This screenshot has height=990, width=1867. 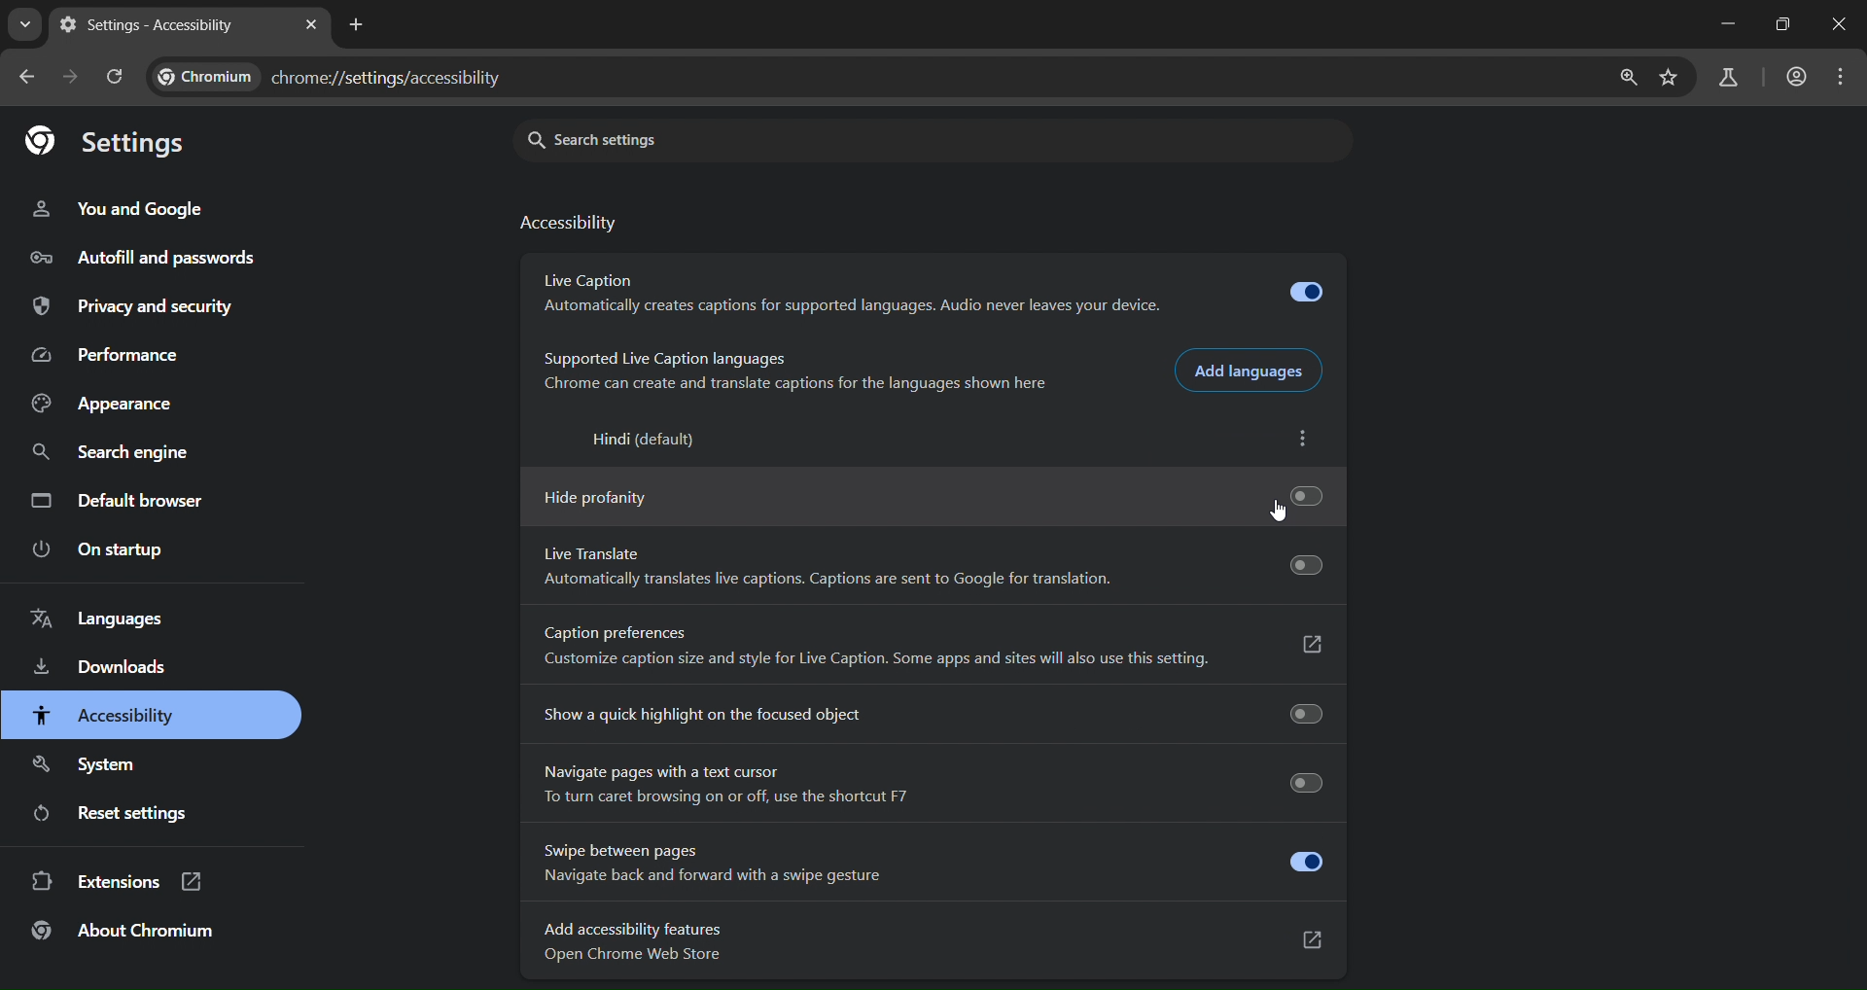 What do you see at coordinates (1842, 77) in the screenshot?
I see `menu` at bounding box center [1842, 77].